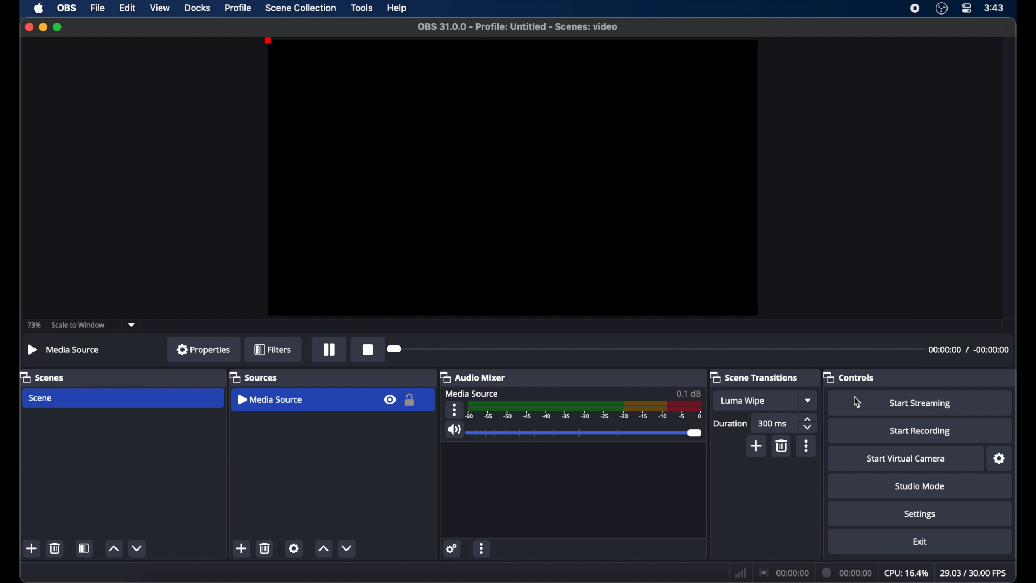 The height and width of the screenshot is (583, 1036). I want to click on maximize, so click(59, 27).